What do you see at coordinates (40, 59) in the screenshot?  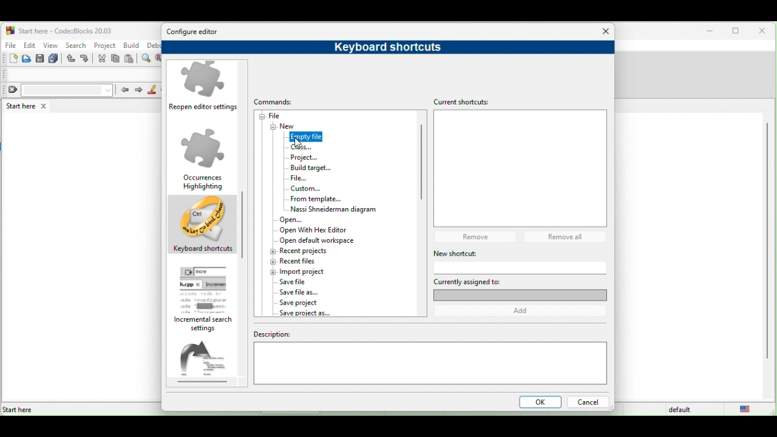 I see `save` at bounding box center [40, 59].